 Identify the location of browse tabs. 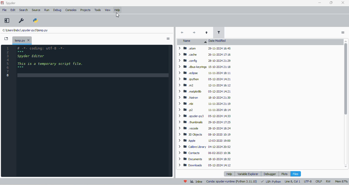
(6, 39).